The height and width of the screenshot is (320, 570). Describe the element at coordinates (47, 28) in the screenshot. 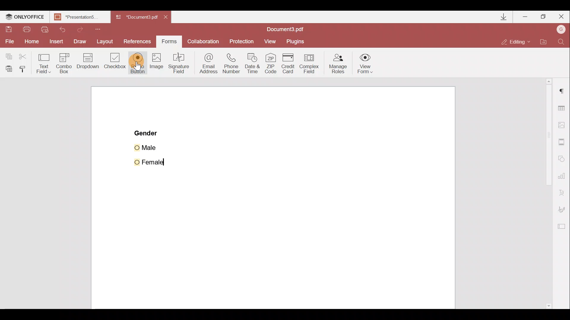

I see `Quick print` at that location.